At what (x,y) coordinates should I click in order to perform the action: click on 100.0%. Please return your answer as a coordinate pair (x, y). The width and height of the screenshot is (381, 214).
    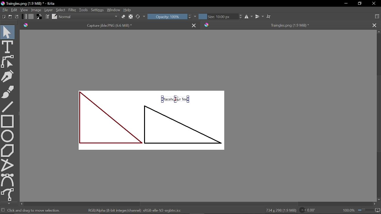
    Looking at the image, I should click on (361, 210).